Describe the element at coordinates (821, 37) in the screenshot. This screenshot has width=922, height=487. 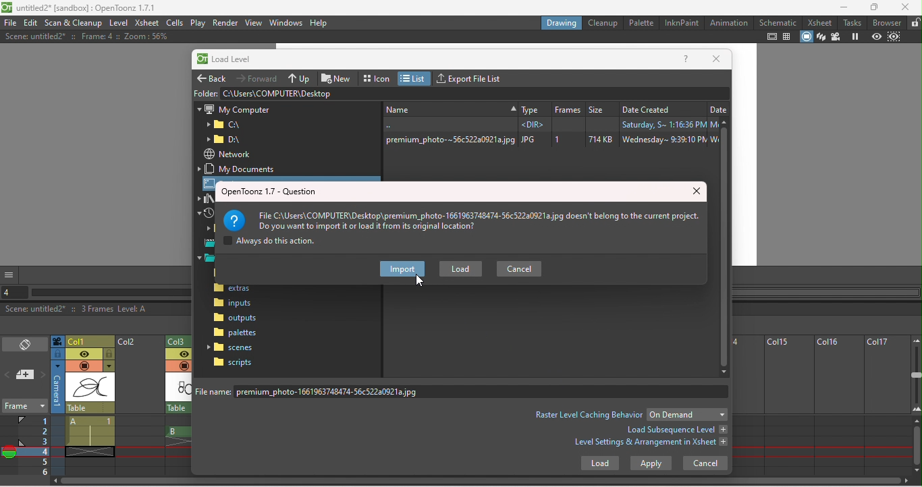
I see `3D view` at that location.